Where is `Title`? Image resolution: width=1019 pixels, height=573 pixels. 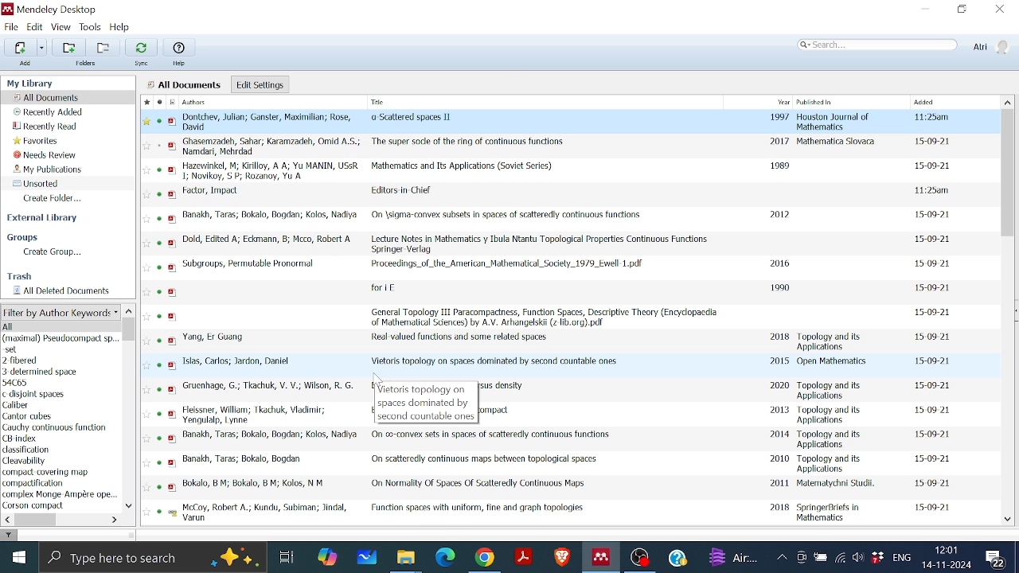
Title is located at coordinates (485, 459).